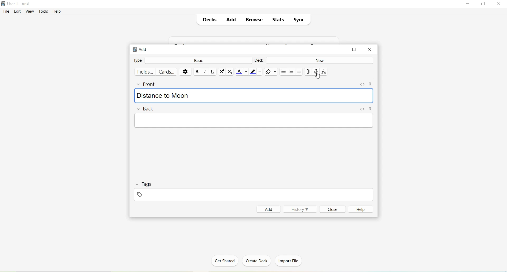 The image size is (507, 272). Describe the element at coordinates (138, 184) in the screenshot. I see `Collapse` at that location.